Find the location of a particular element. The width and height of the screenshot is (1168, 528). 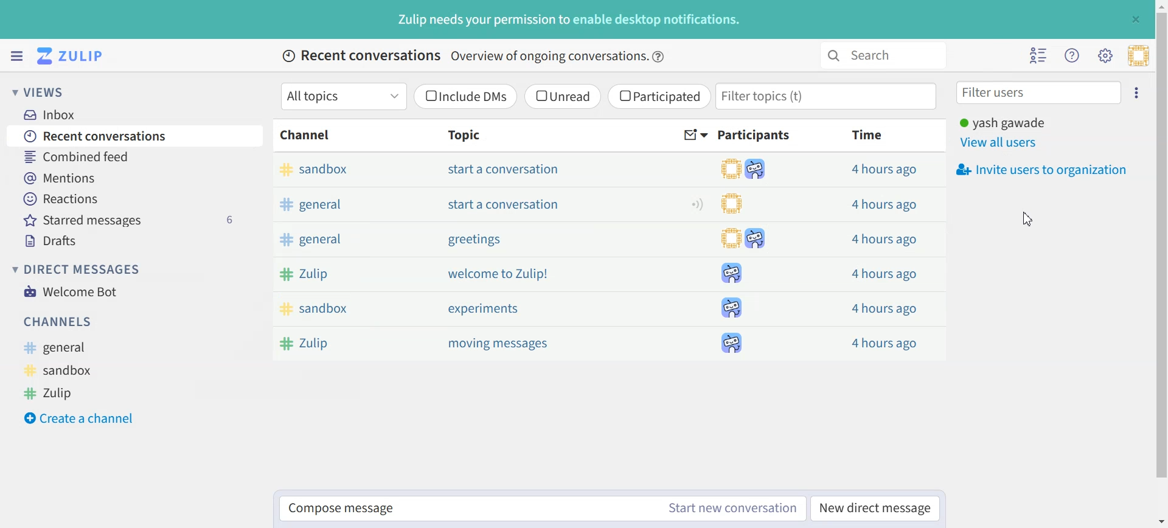

experiments is located at coordinates (483, 308).